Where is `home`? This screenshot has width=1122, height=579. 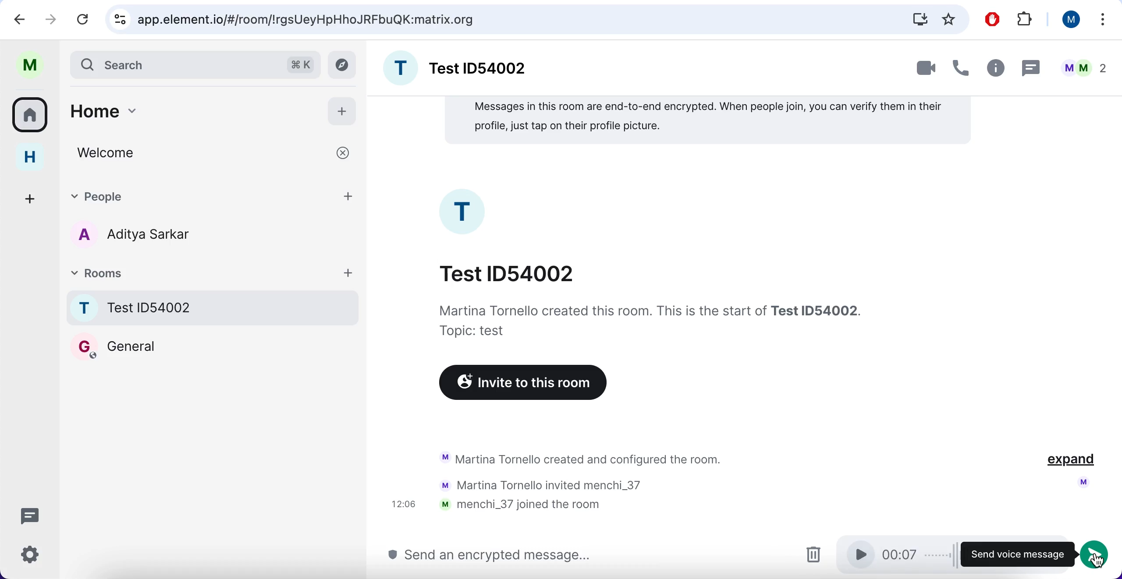 home is located at coordinates (29, 158).